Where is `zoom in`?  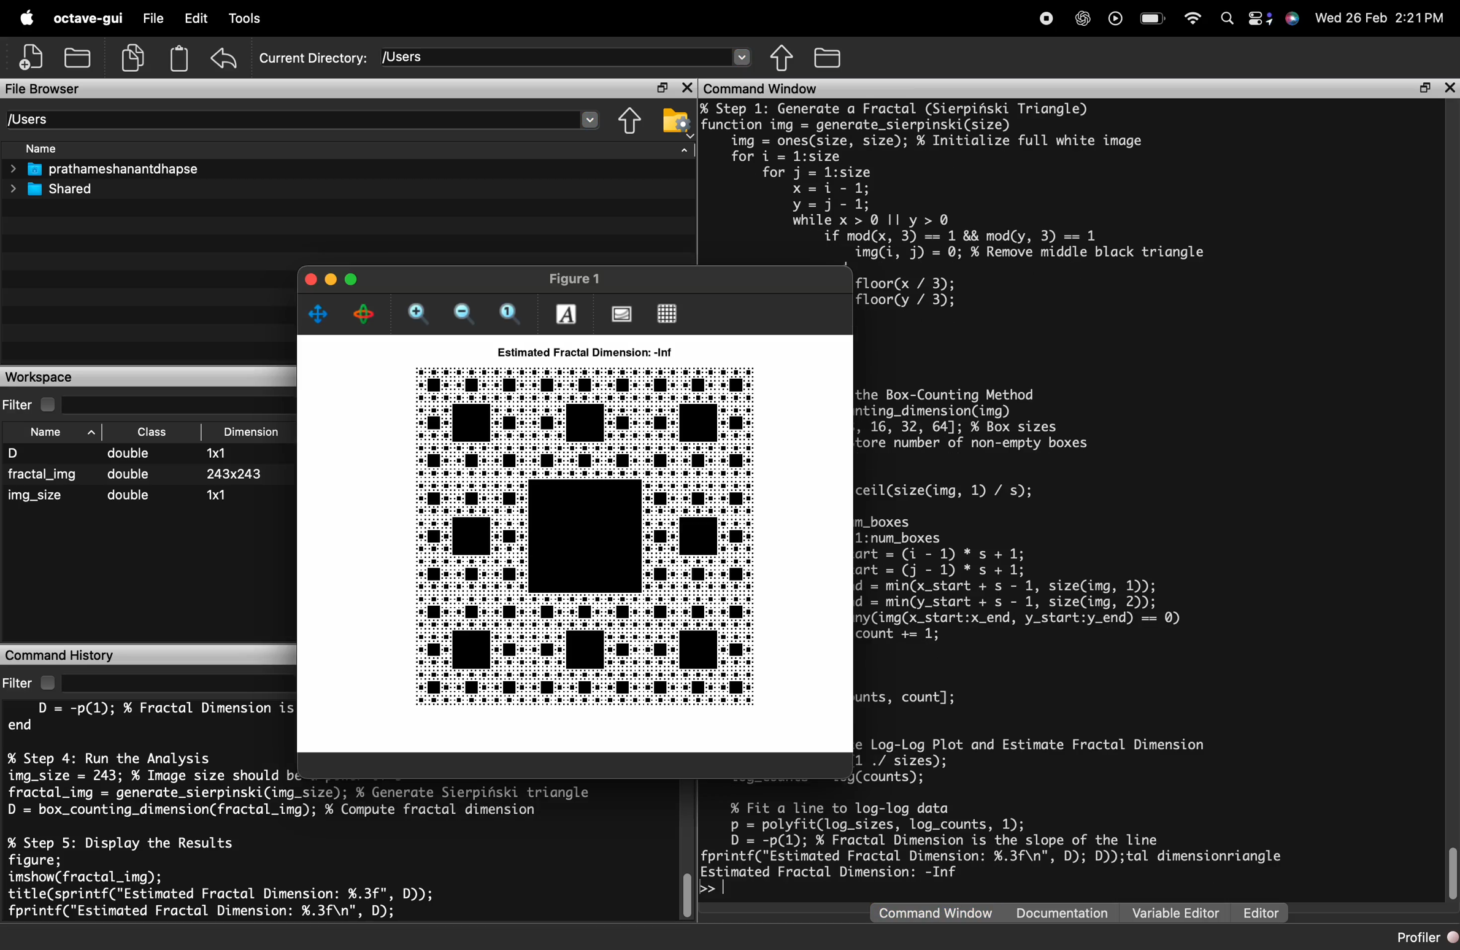
zoom in is located at coordinates (417, 314).